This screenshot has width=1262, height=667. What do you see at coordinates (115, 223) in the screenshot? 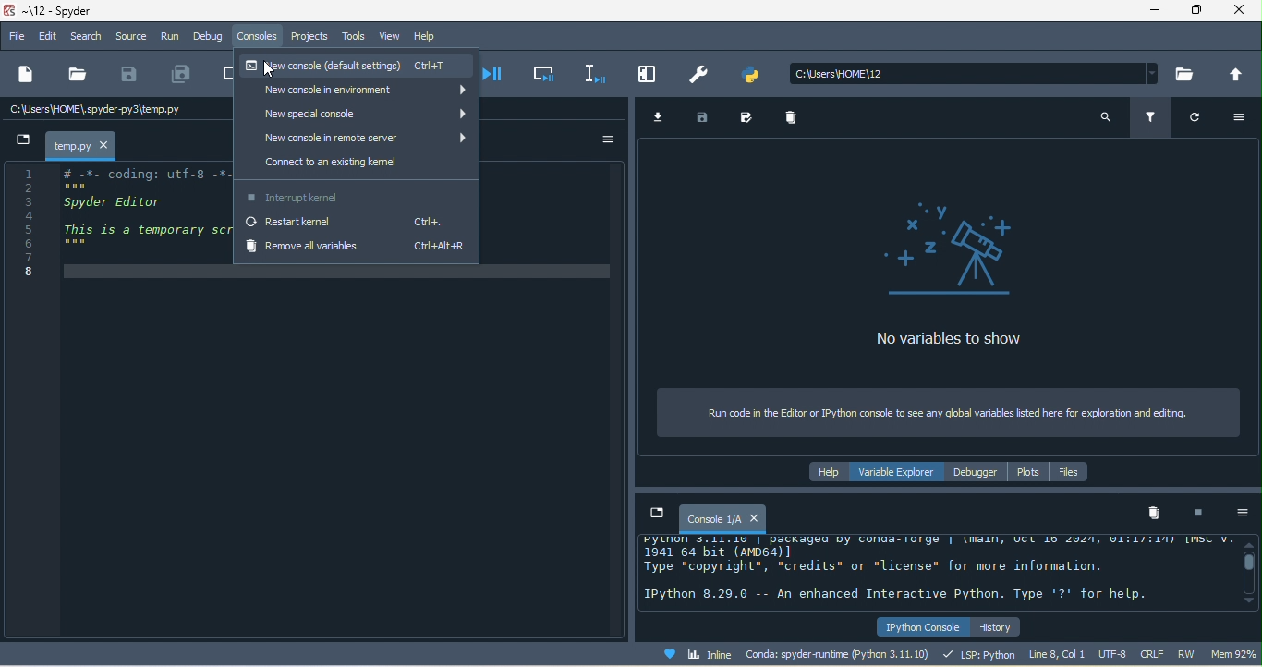
I see `editor pane` at bounding box center [115, 223].